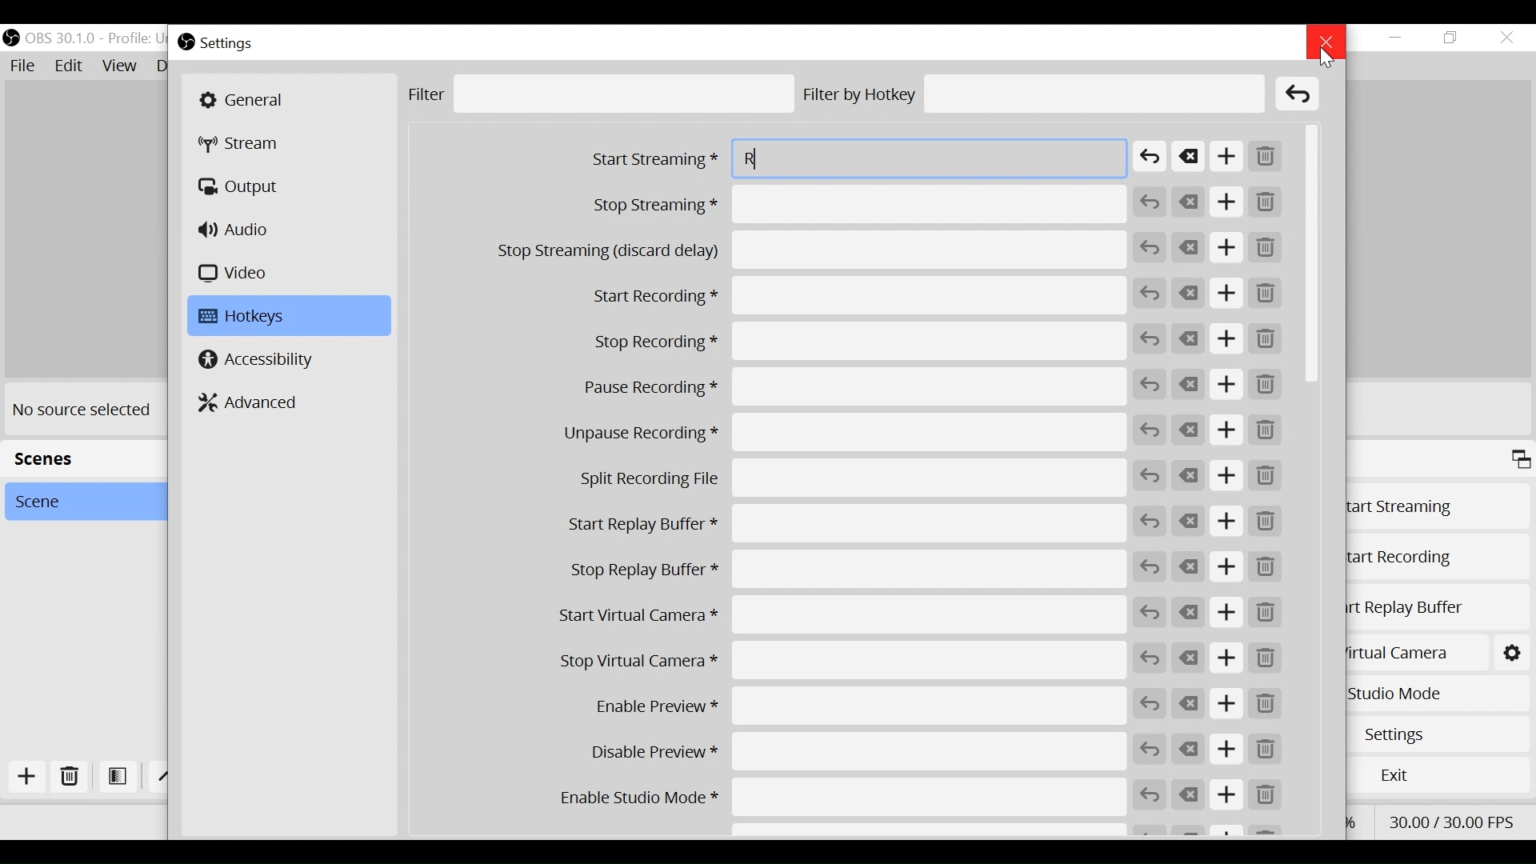 This screenshot has width=1536, height=864. I want to click on Pause Recording, so click(842, 388).